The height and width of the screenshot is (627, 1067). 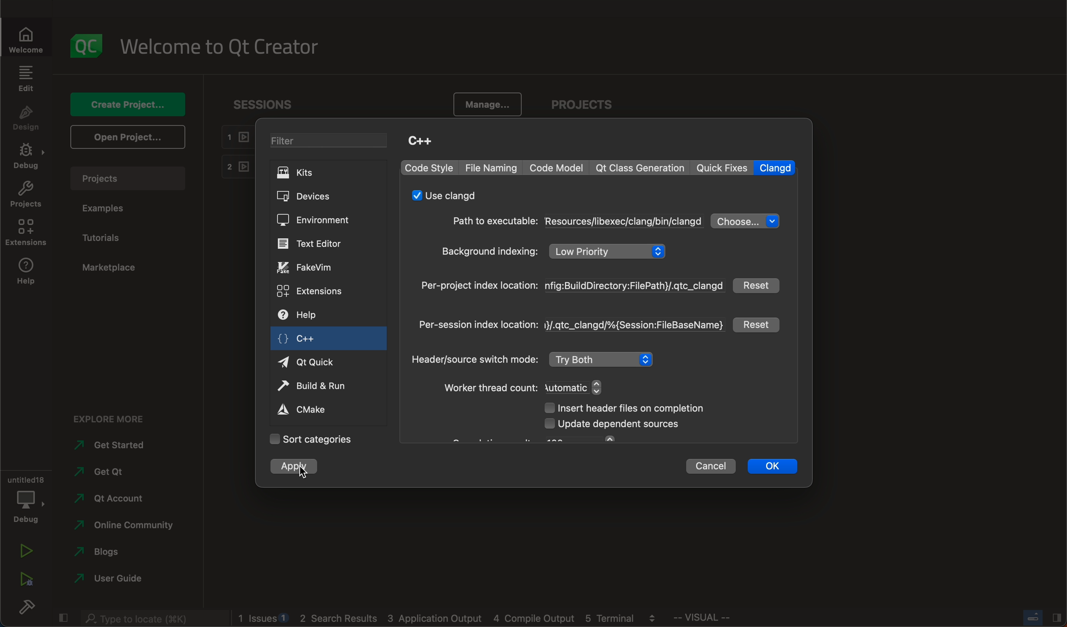 I want to click on explore, so click(x=116, y=418).